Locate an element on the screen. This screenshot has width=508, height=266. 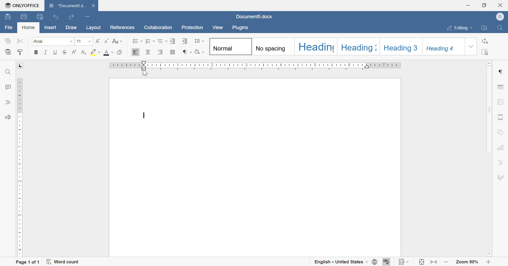
bold is located at coordinates (35, 52).